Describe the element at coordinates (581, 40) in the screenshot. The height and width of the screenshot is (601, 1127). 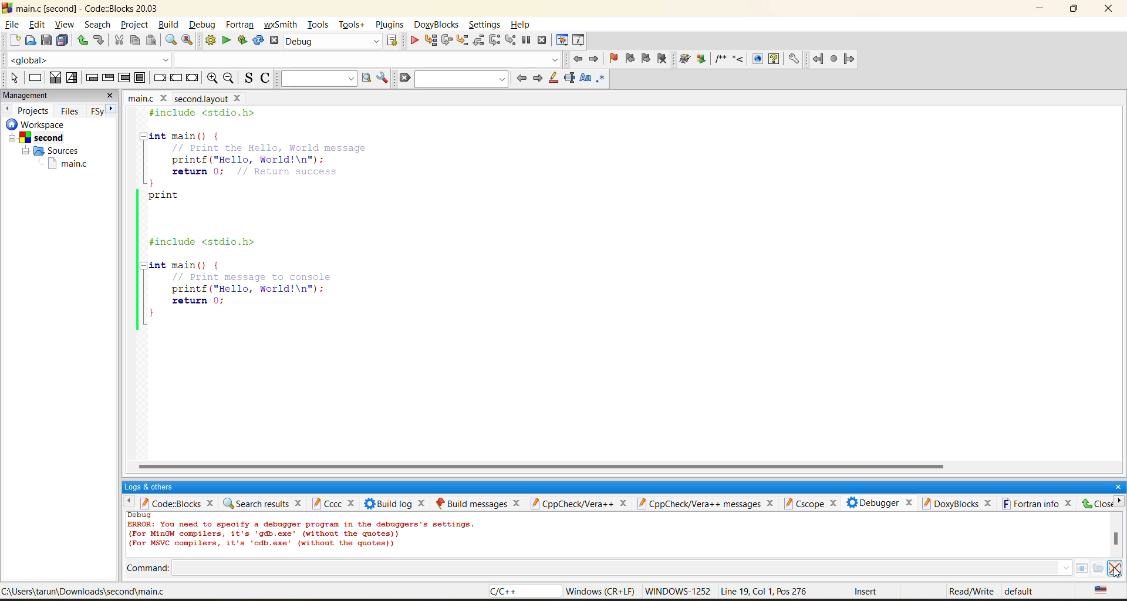
I see `various info` at that location.